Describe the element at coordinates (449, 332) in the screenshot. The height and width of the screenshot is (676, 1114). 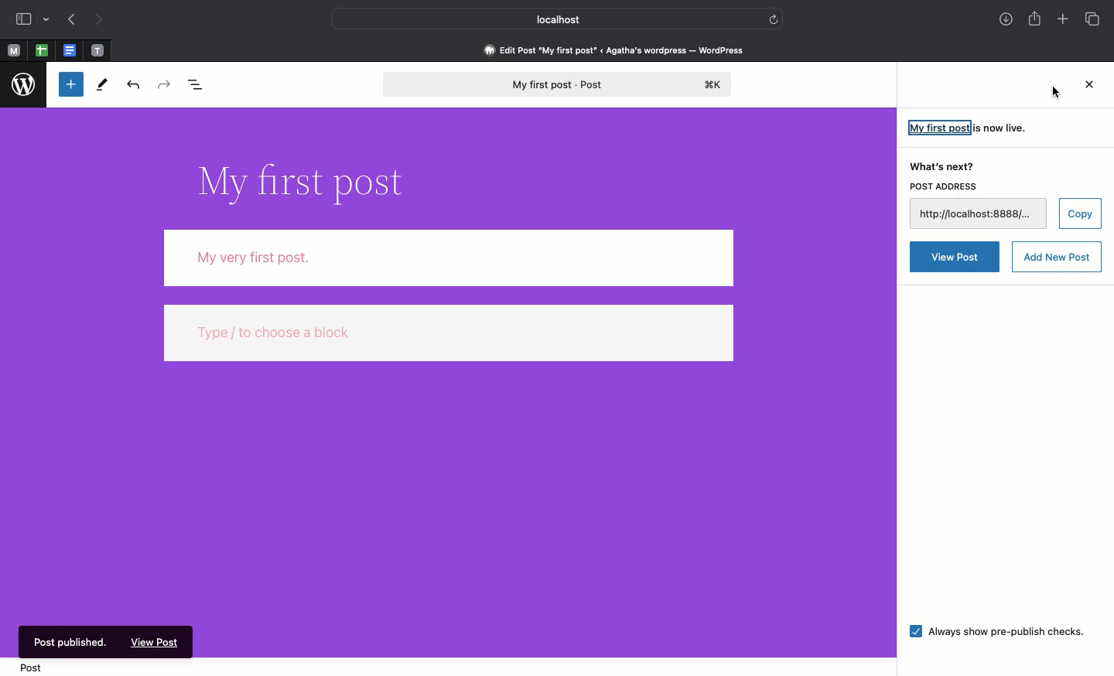
I see `type / to choose a block` at that location.